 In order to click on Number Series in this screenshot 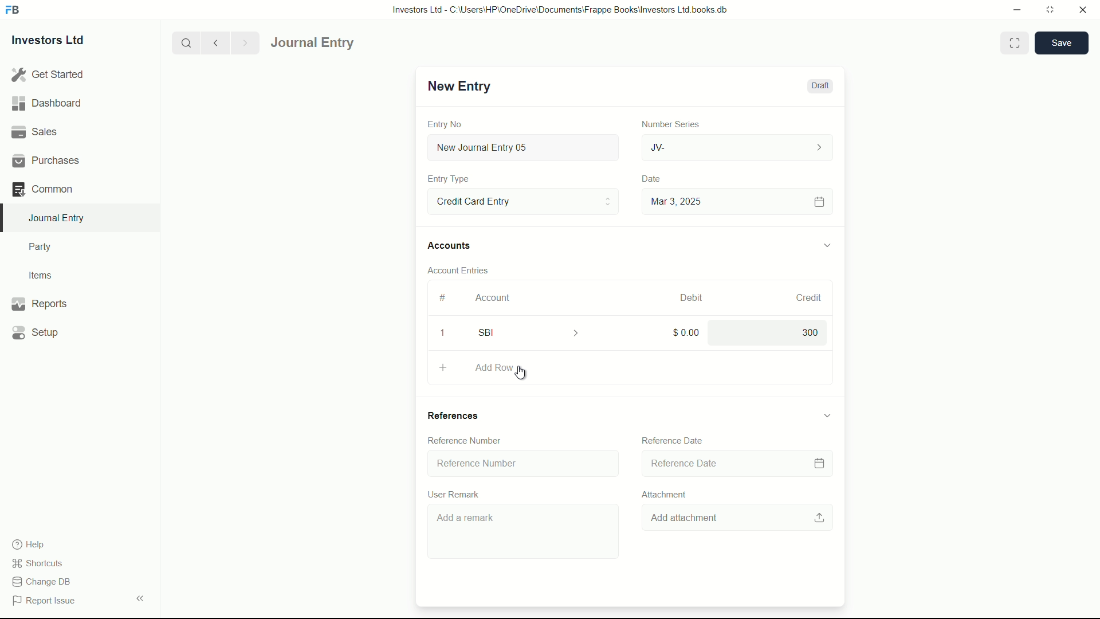, I will do `click(666, 123)`.